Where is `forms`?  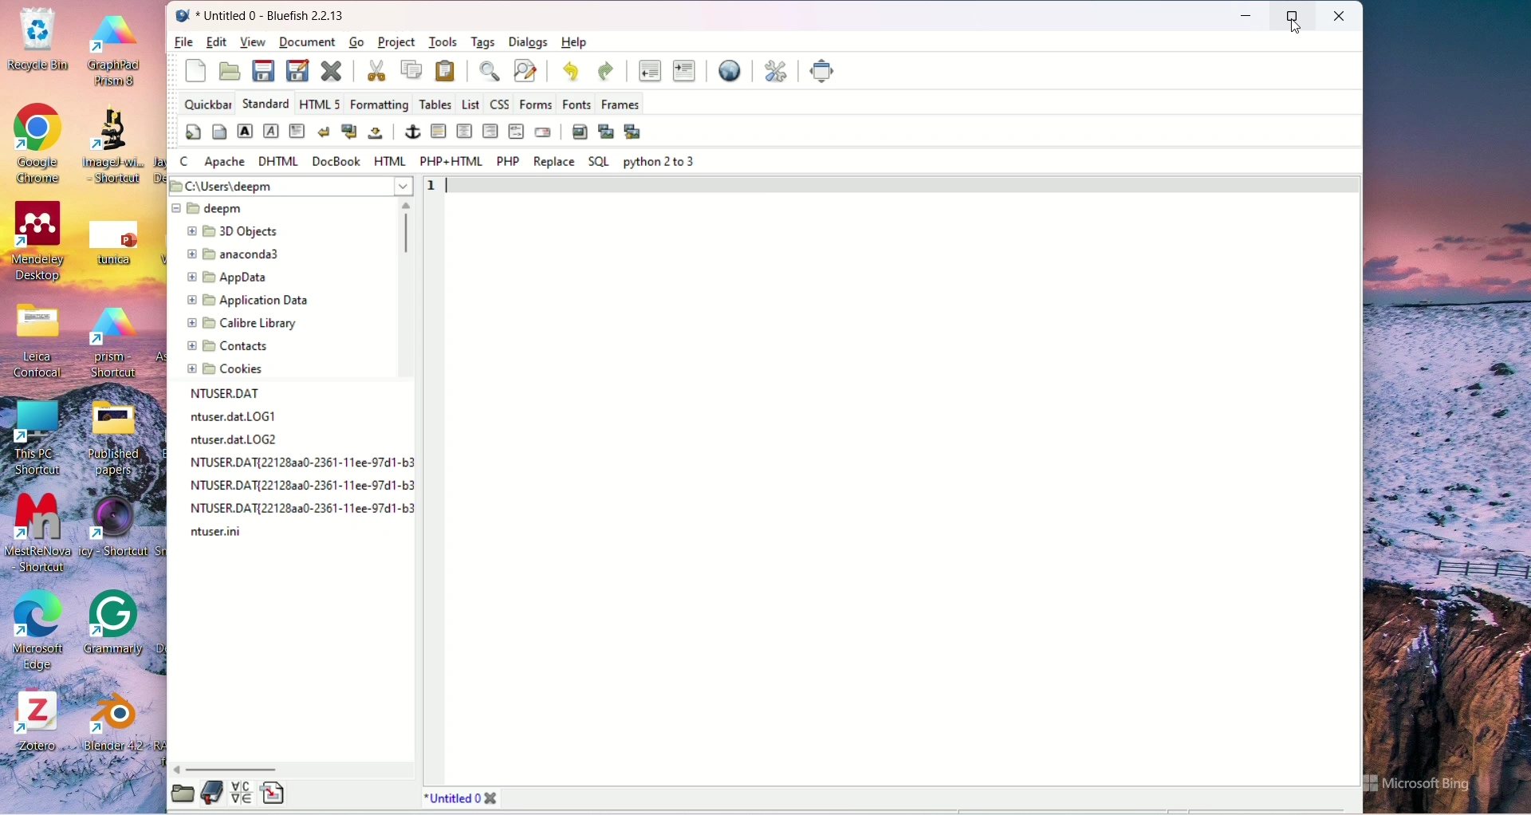 forms is located at coordinates (536, 104).